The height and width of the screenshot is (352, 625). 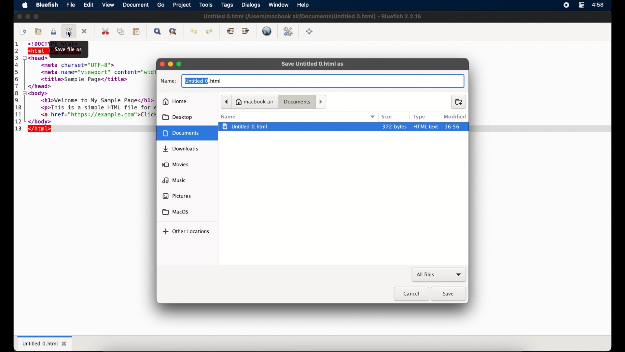 What do you see at coordinates (25, 5) in the screenshot?
I see `apple icon` at bounding box center [25, 5].